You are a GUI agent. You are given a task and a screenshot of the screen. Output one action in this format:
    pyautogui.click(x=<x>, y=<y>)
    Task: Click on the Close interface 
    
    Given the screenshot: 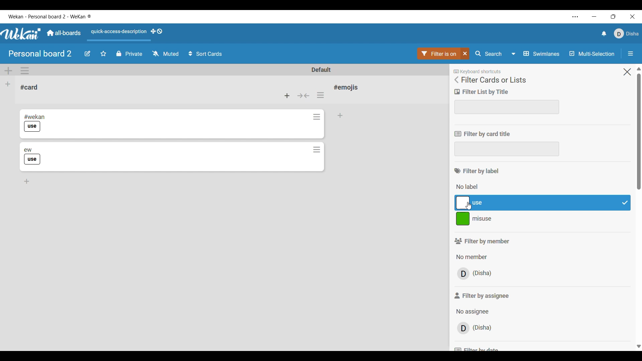 What is the action you would take?
    pyautogui.click(x=633, y=16)
    